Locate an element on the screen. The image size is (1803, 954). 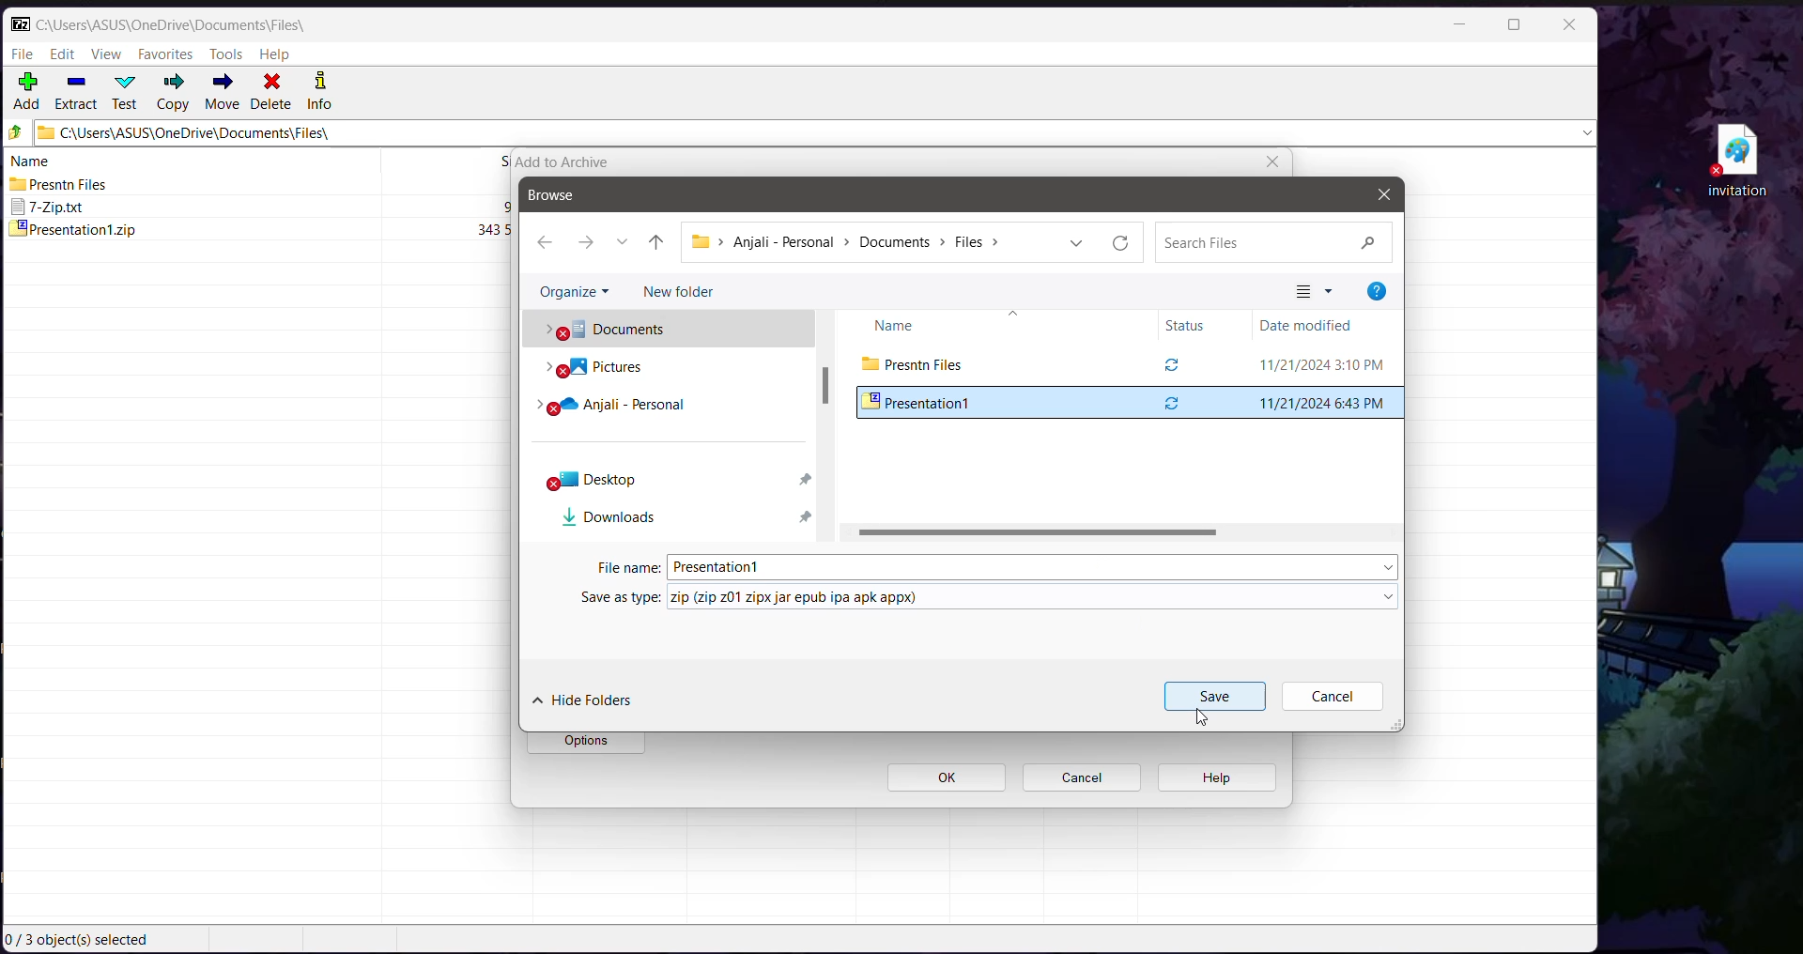
Favorites is located at coordinates (166, 55).